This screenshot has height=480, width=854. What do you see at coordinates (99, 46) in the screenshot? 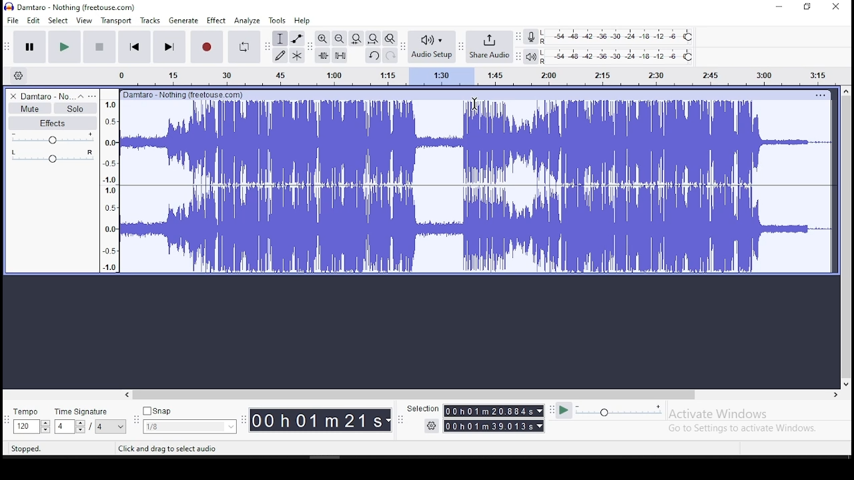
I see `stop` at bounding box center [99, 46].